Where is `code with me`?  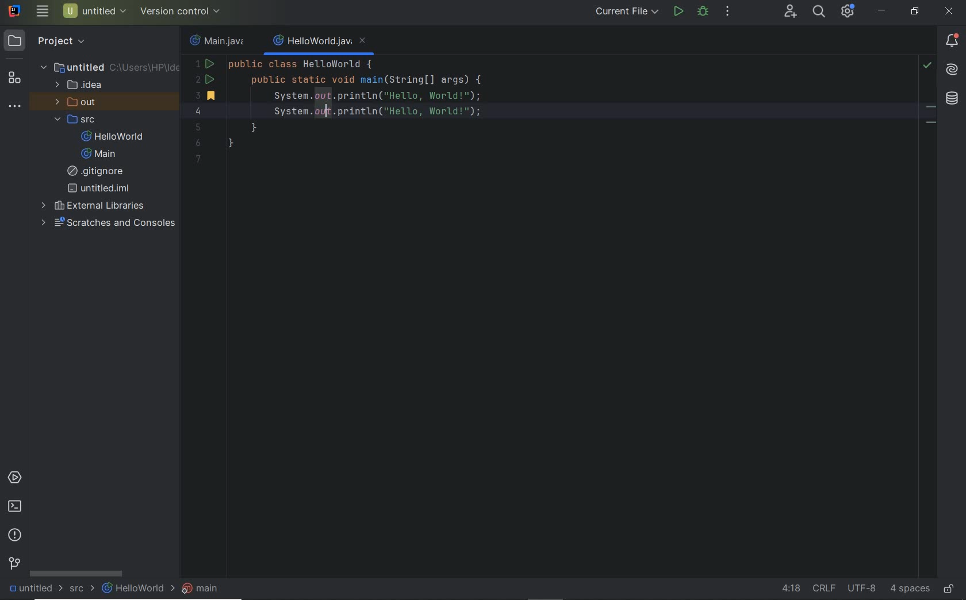 code with me is located at coordinates (790, 13).